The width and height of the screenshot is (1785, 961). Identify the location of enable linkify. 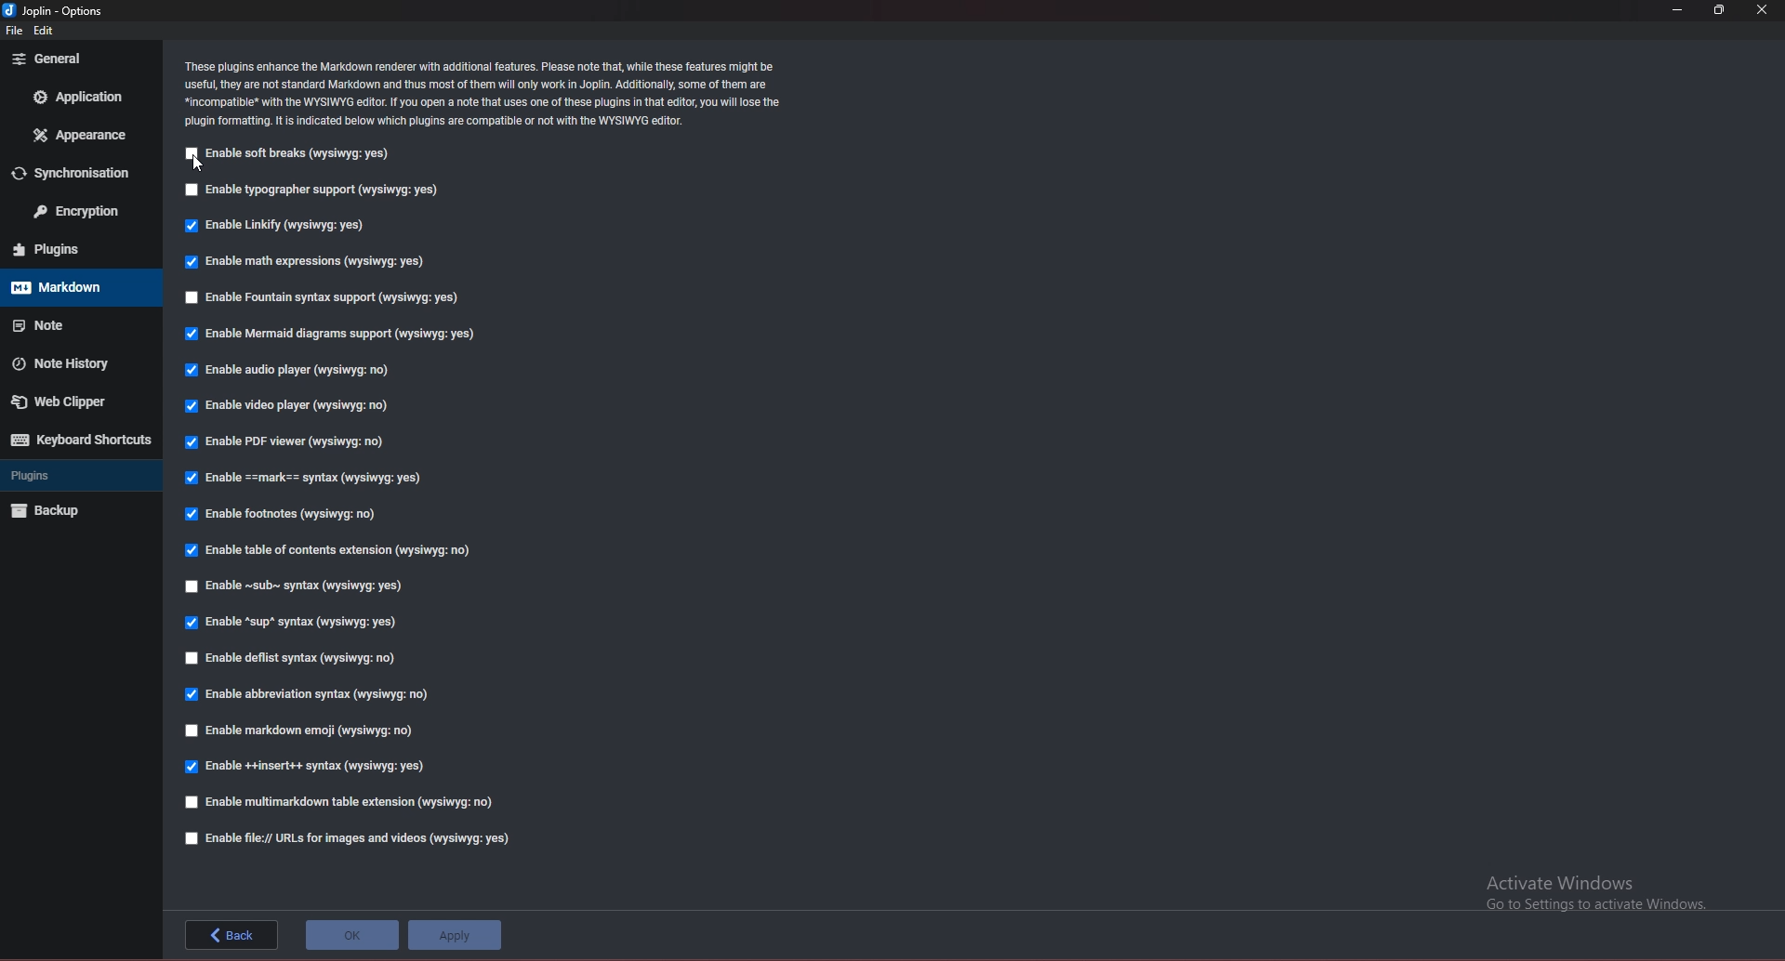
(283, 224).